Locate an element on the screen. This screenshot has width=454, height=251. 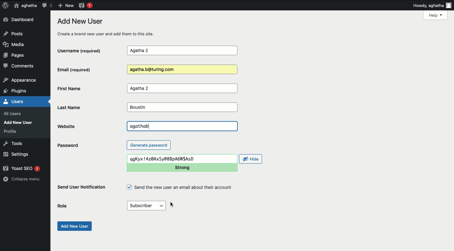
Generate password is located at coordinates (149, 145).